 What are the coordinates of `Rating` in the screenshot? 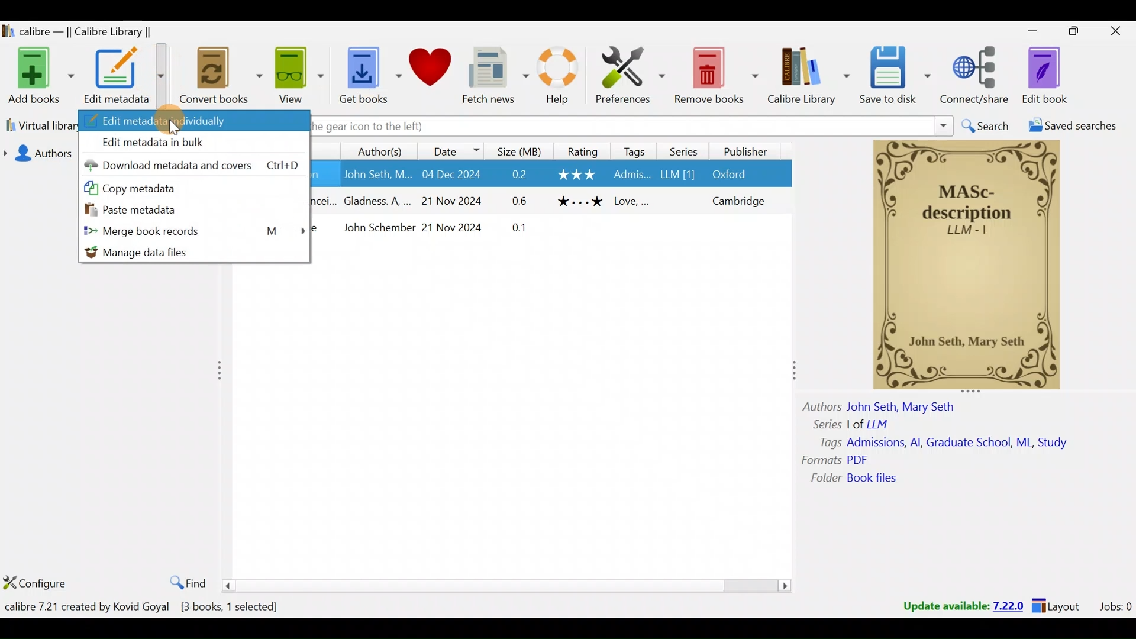 It's located at (583, 150).